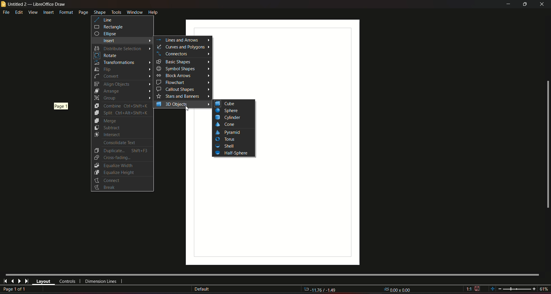  I want to click on Intersect, so click(108, 134).